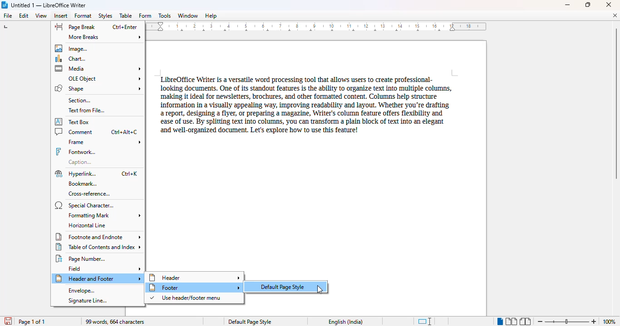  Describe the element at coordinates (540, 321) in the screenshot. I see `zoomout` at that location.